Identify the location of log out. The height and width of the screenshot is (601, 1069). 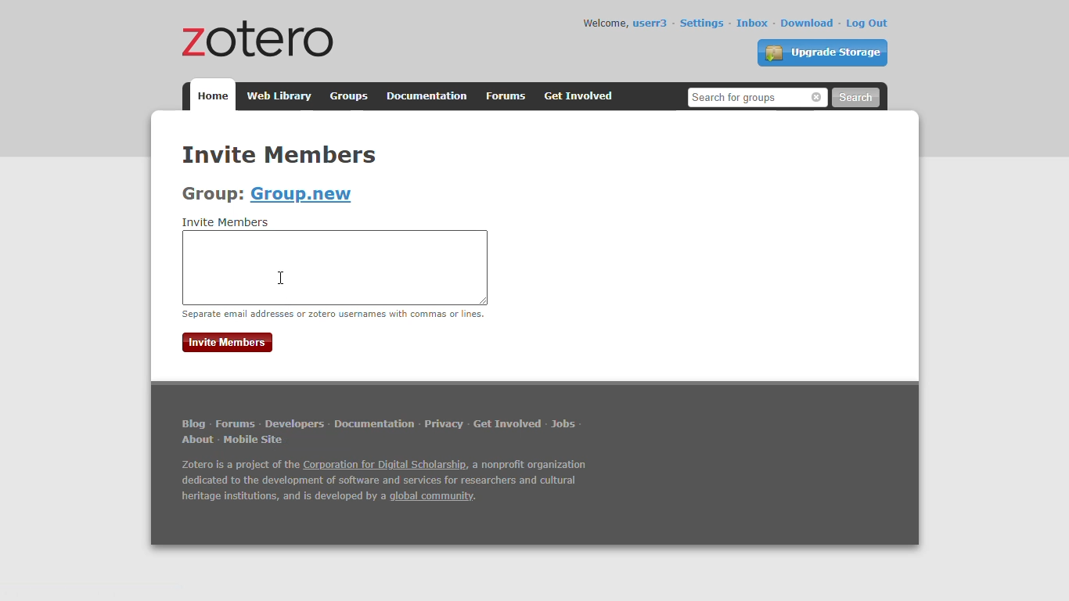
(867, 23).